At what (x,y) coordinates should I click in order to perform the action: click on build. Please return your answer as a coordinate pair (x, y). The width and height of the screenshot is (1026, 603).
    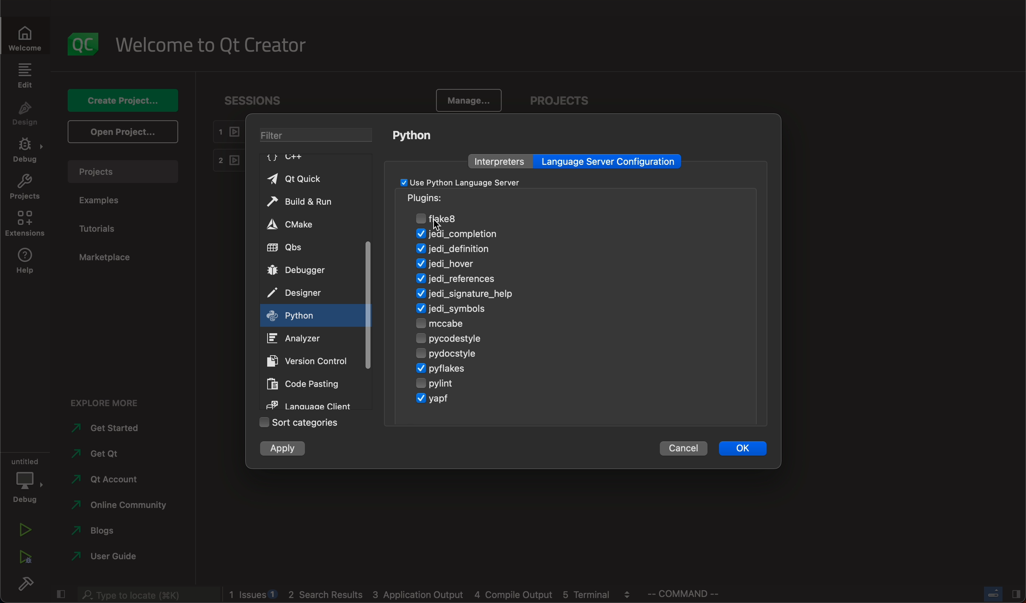
    Looking at the image, I should click on (24, 583).